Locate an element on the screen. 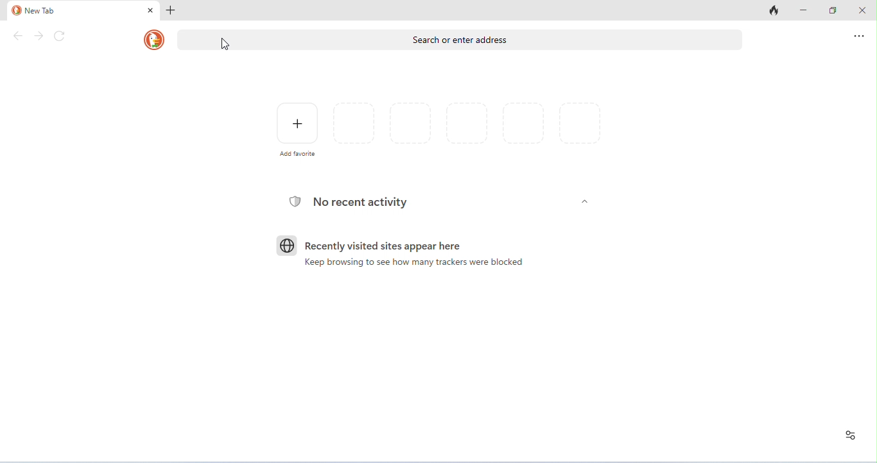  favorites and recently visited pages is located at coordinates (467, 123).